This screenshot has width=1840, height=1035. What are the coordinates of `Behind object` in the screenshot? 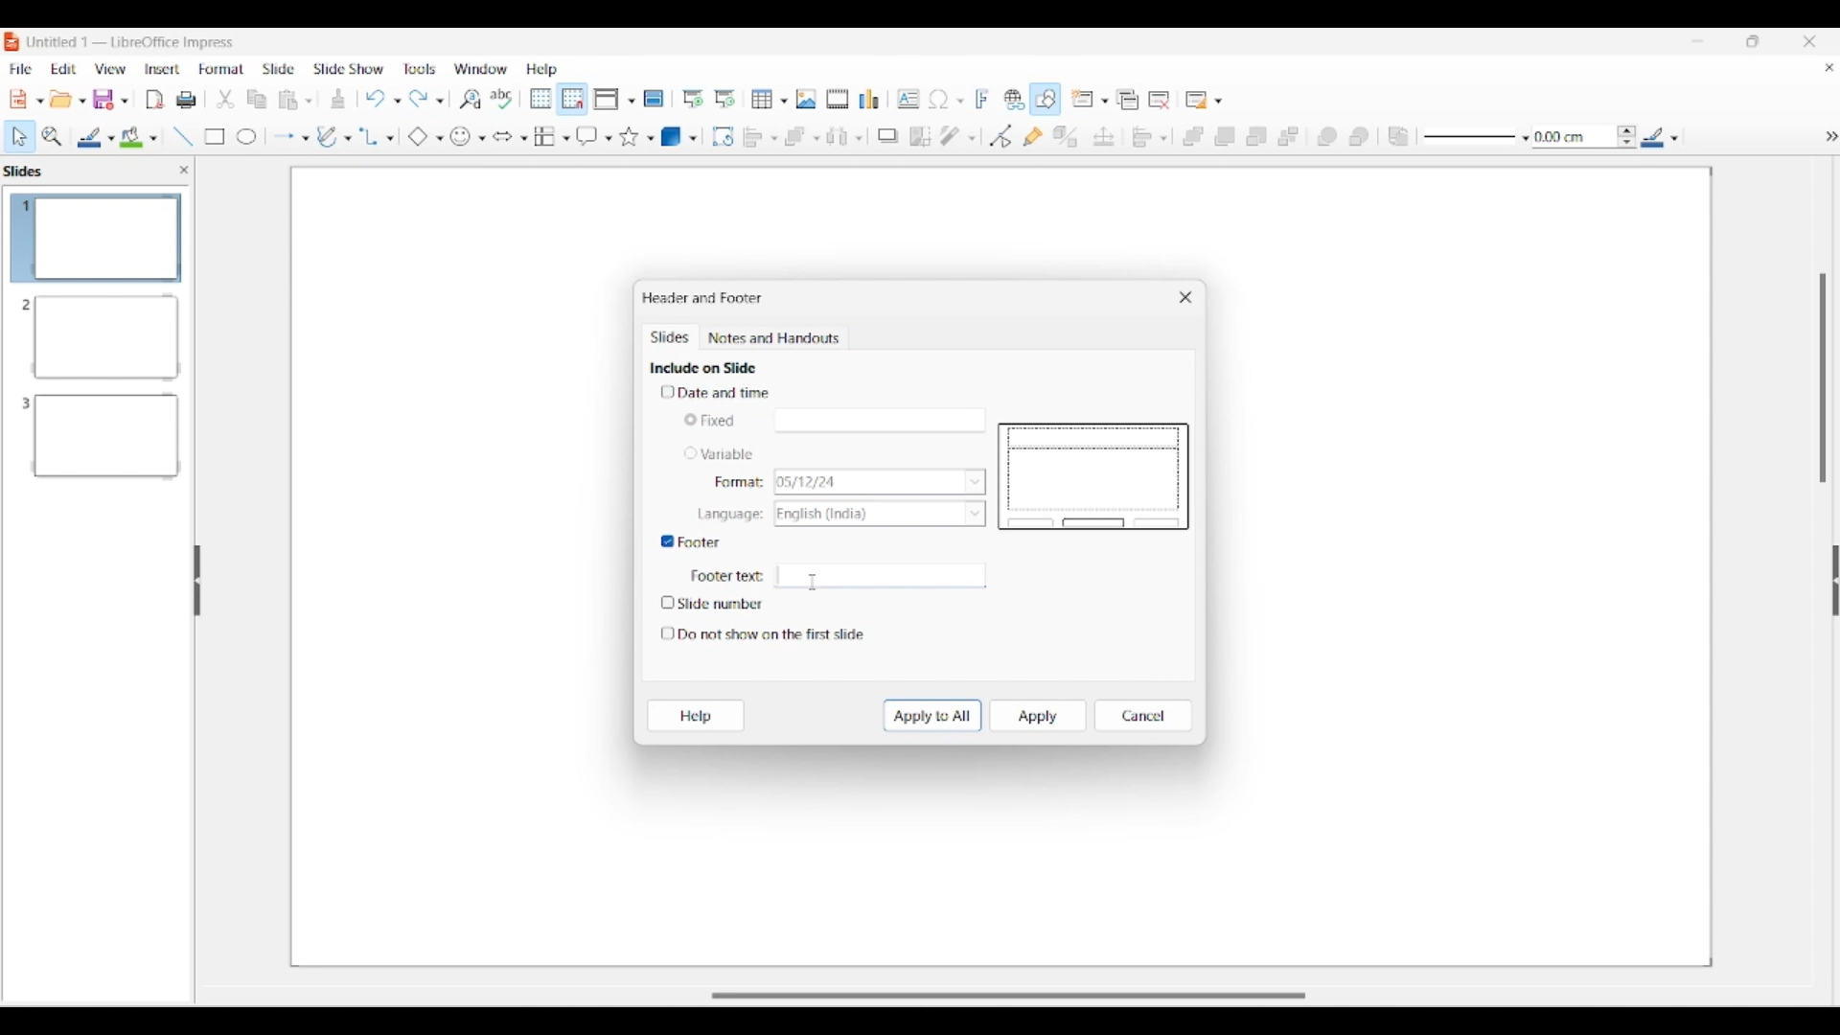 It's located at (1359, 136).